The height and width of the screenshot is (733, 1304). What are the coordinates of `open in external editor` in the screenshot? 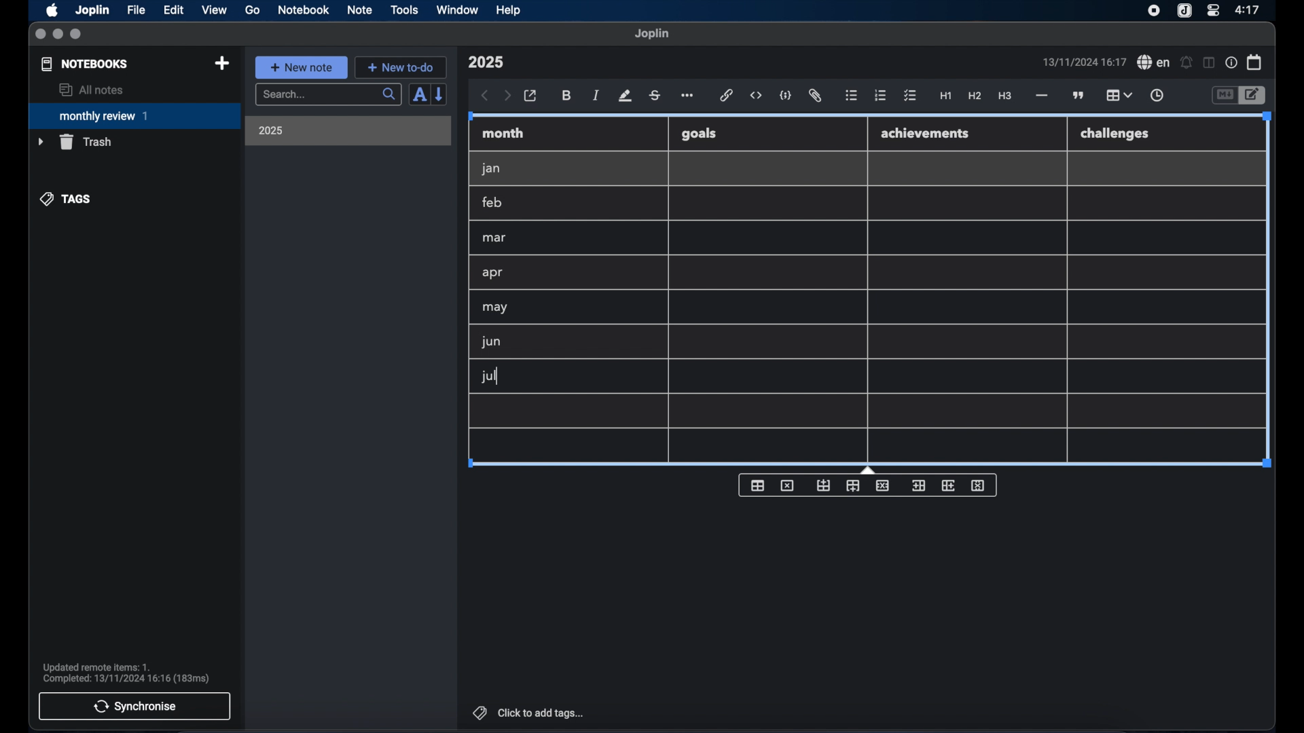 It's located at (531, 96).